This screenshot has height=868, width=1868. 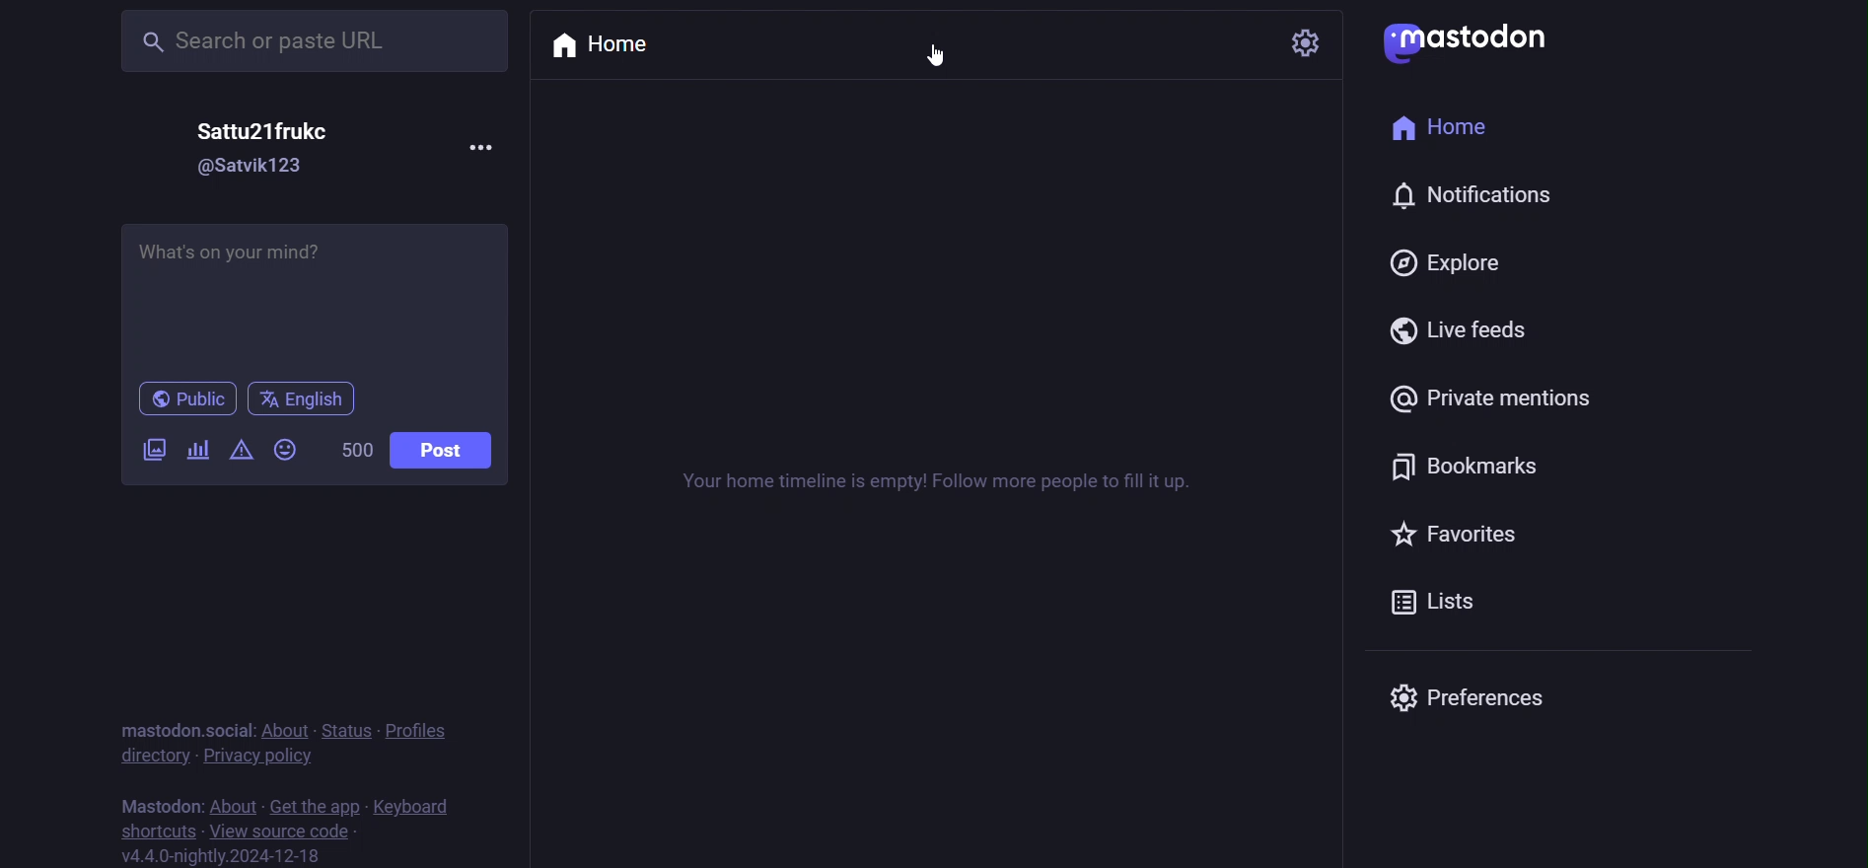 I want to click on id, so click(x=252, y=167).